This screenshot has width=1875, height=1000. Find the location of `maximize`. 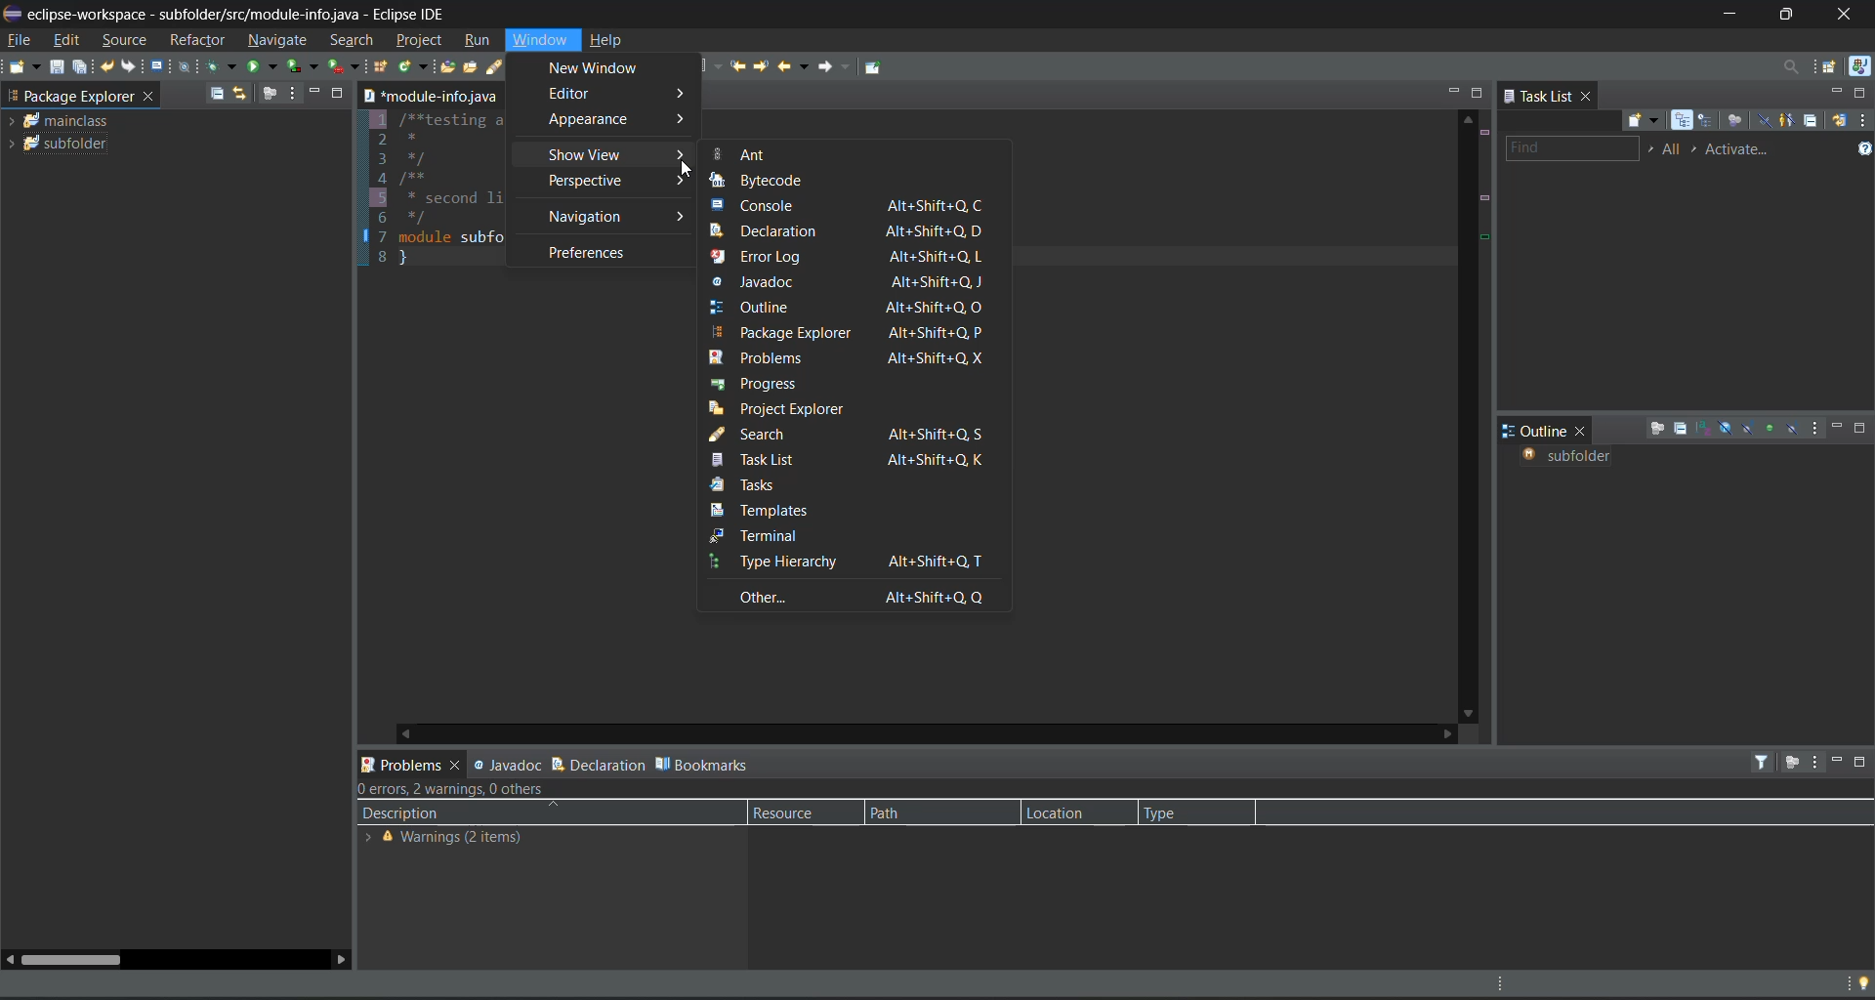

maximize is located at coordinates (1861, 762).